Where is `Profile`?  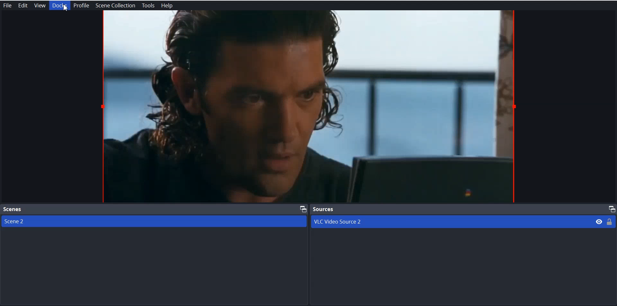 Profile is located at coordinates (81, 5).